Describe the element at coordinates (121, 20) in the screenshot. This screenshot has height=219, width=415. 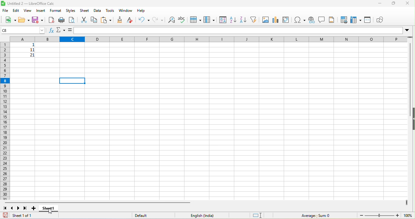
I see `clone` at that location.